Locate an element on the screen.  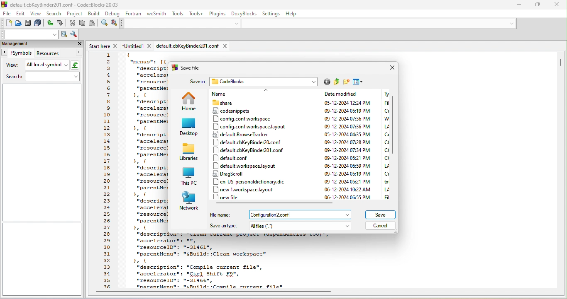
save in is located at coordinates (197, 82).